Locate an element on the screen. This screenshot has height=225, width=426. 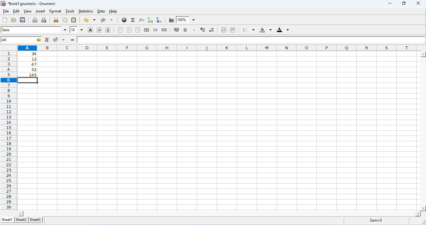
decrease decimal is located at coordinates (212, 30).